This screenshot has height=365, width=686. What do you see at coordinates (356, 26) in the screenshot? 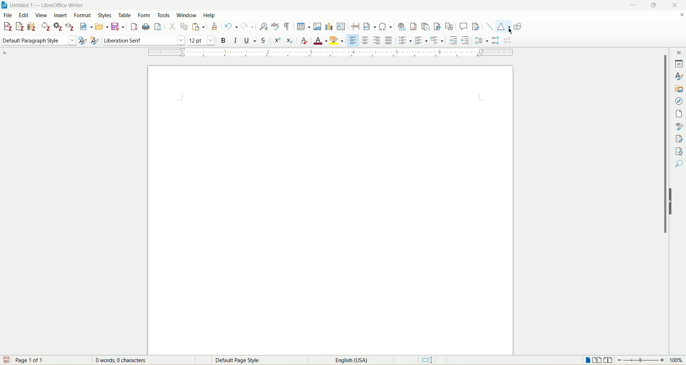
I see `insert page break` at bounding box center [356, 26].